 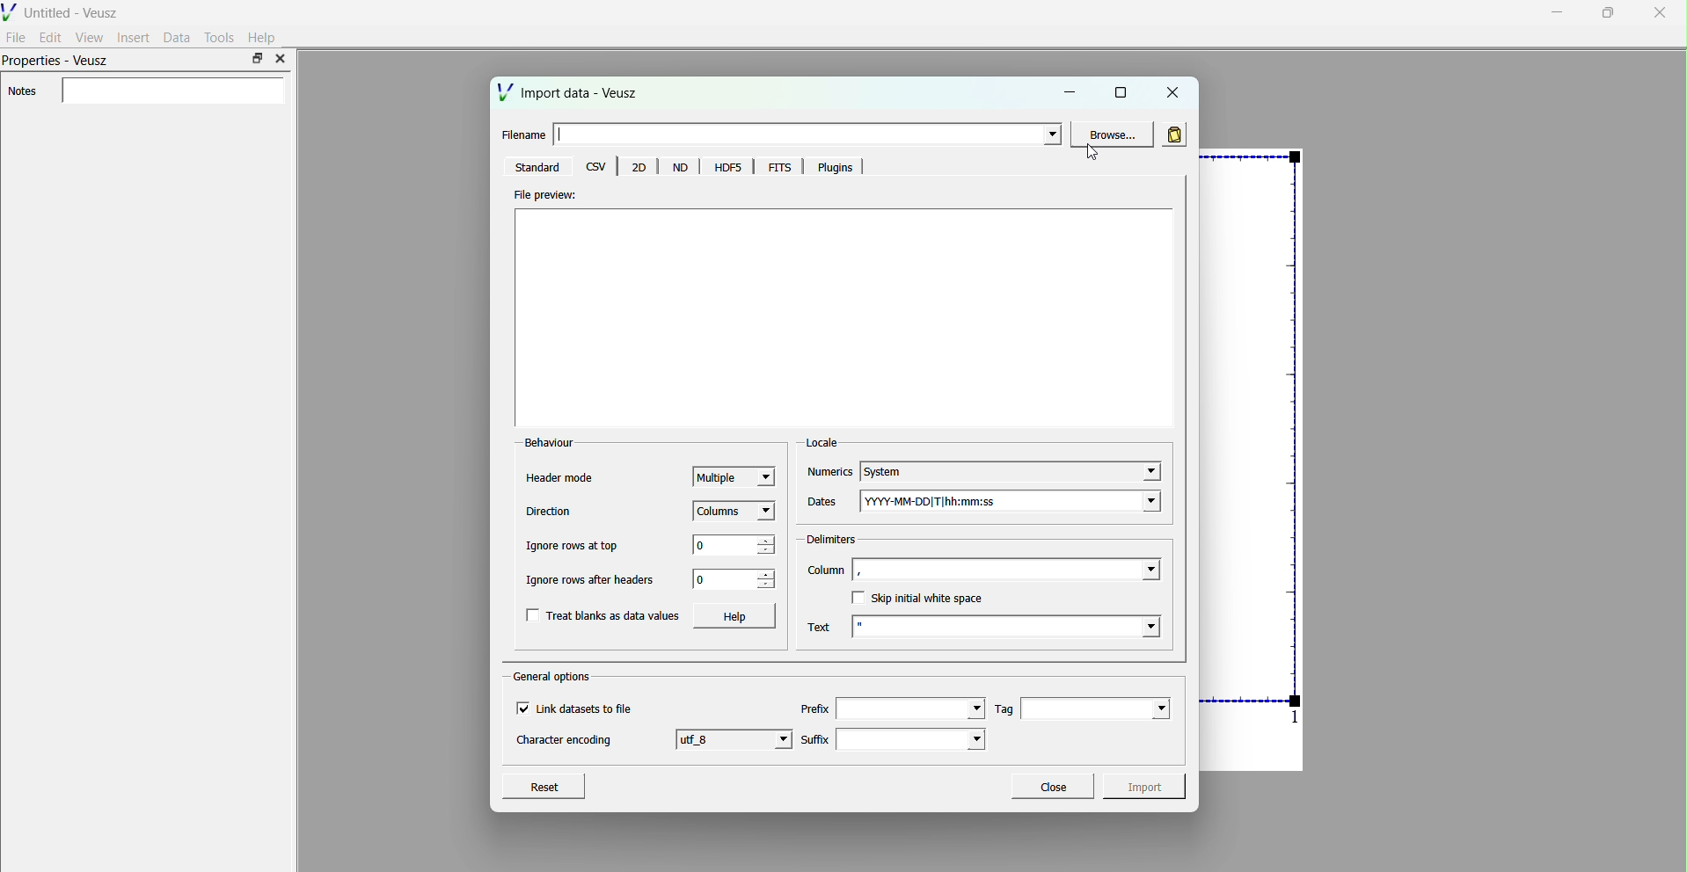 I want to click on csv, so click(x=594, y=166).